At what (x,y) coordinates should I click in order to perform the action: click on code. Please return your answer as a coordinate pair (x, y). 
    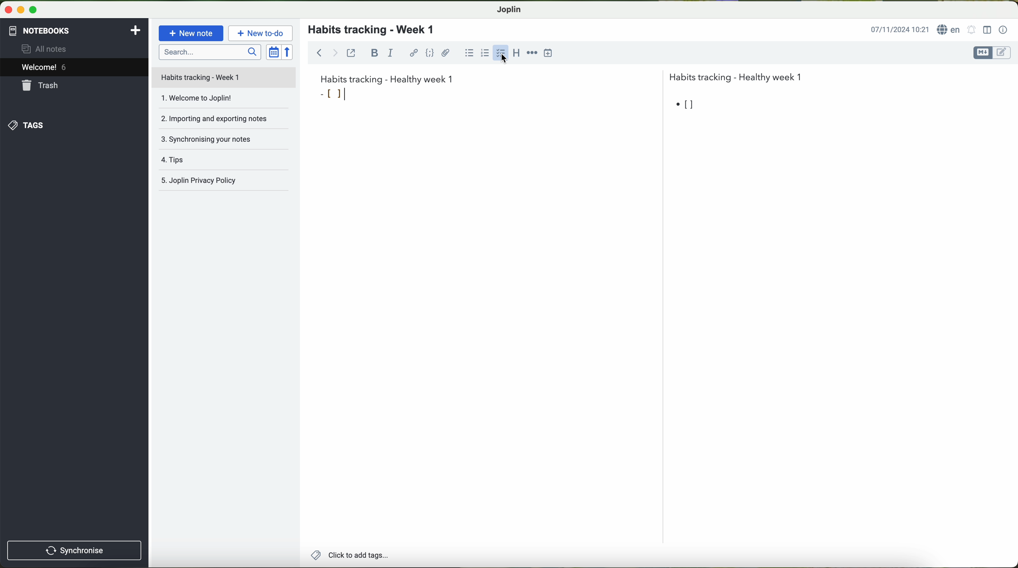
    Looking at the image, I should click on (430, 53).